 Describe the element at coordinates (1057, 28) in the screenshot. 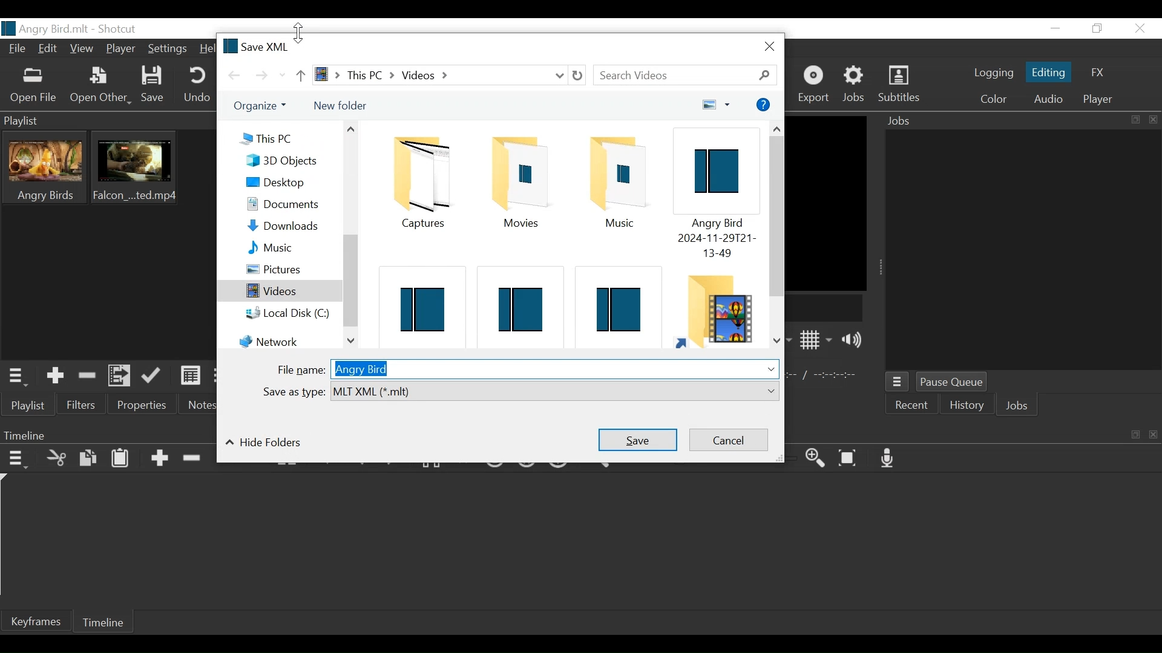

I see `minimize` at that location.